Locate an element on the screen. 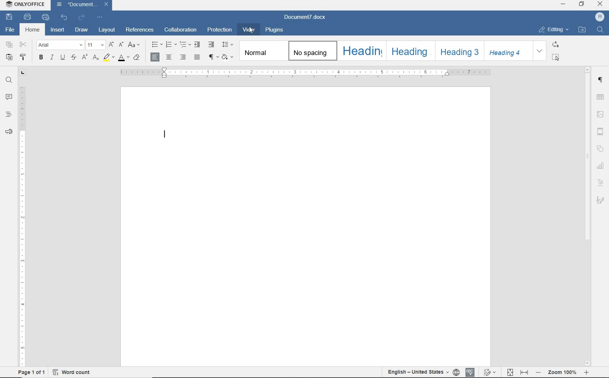 This screenshot has height=378, width=609. FEEDBACK & SUPPORT is located at coordinates (8, 133).